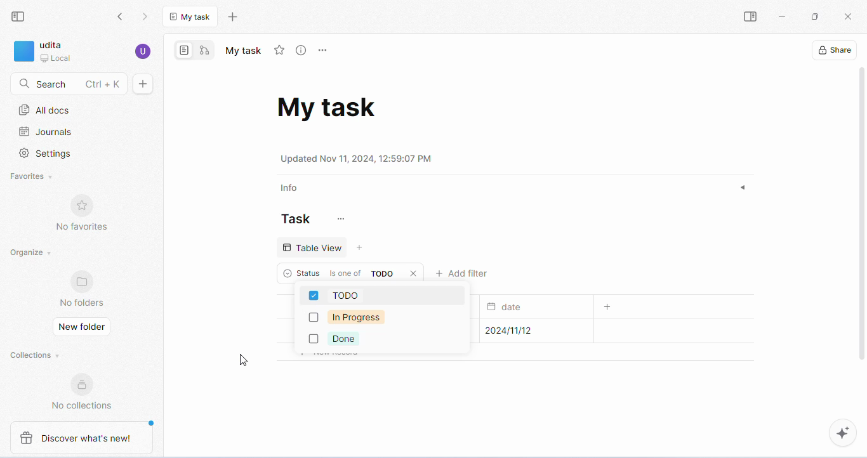  Describe the element at coordinates (33, 178) in the screenshot. I see `favorites` at that location.